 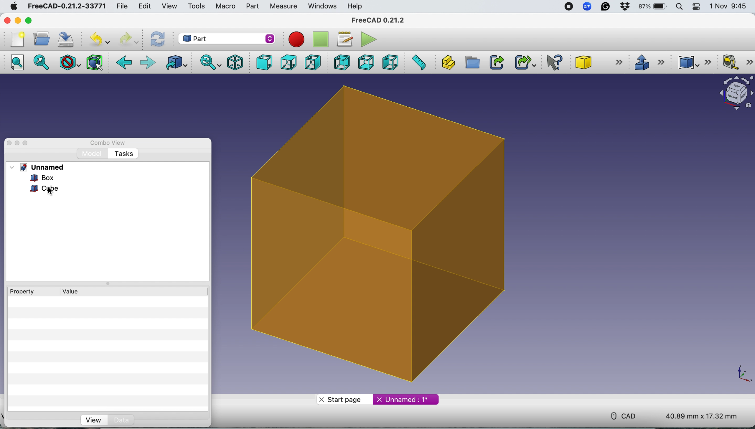 I want to click on Bounding box, so click(x=95, y=62).